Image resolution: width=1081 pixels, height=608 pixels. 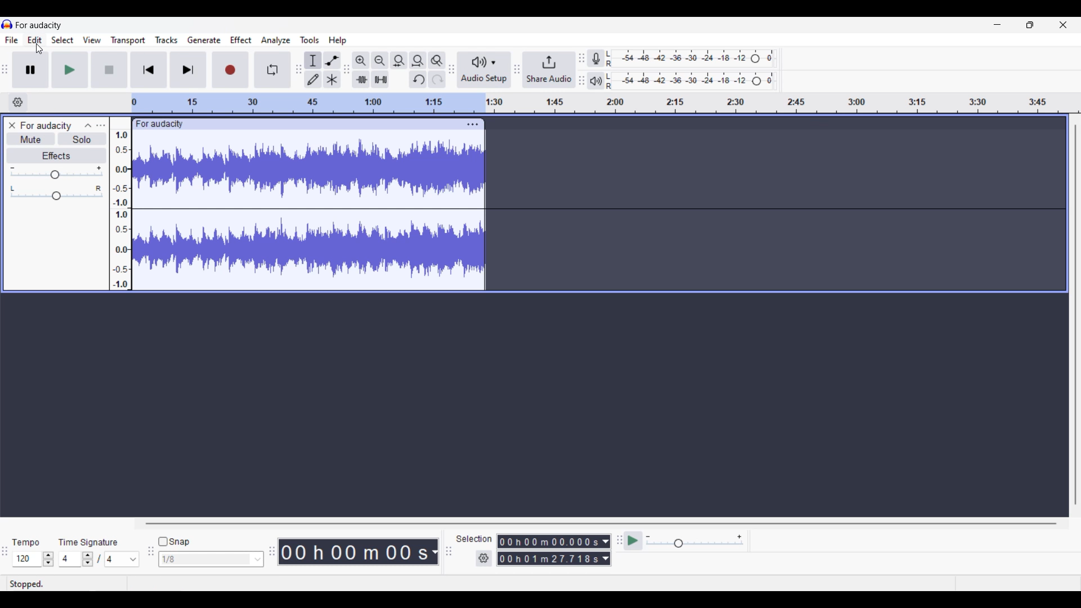 What do you see at coordinates (109, 70) in the screenshot?
I see `Stop` at bounding box center [109, 70].